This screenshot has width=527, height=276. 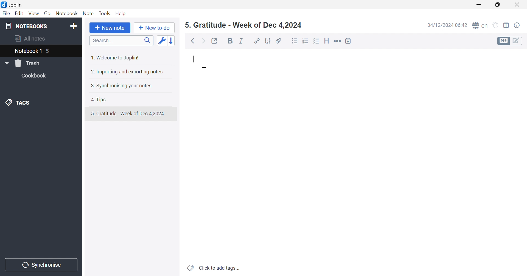 What do you see at coordinates (31, 39) in the screenshot?
I see `All notes` at bounding box center [31, 39].